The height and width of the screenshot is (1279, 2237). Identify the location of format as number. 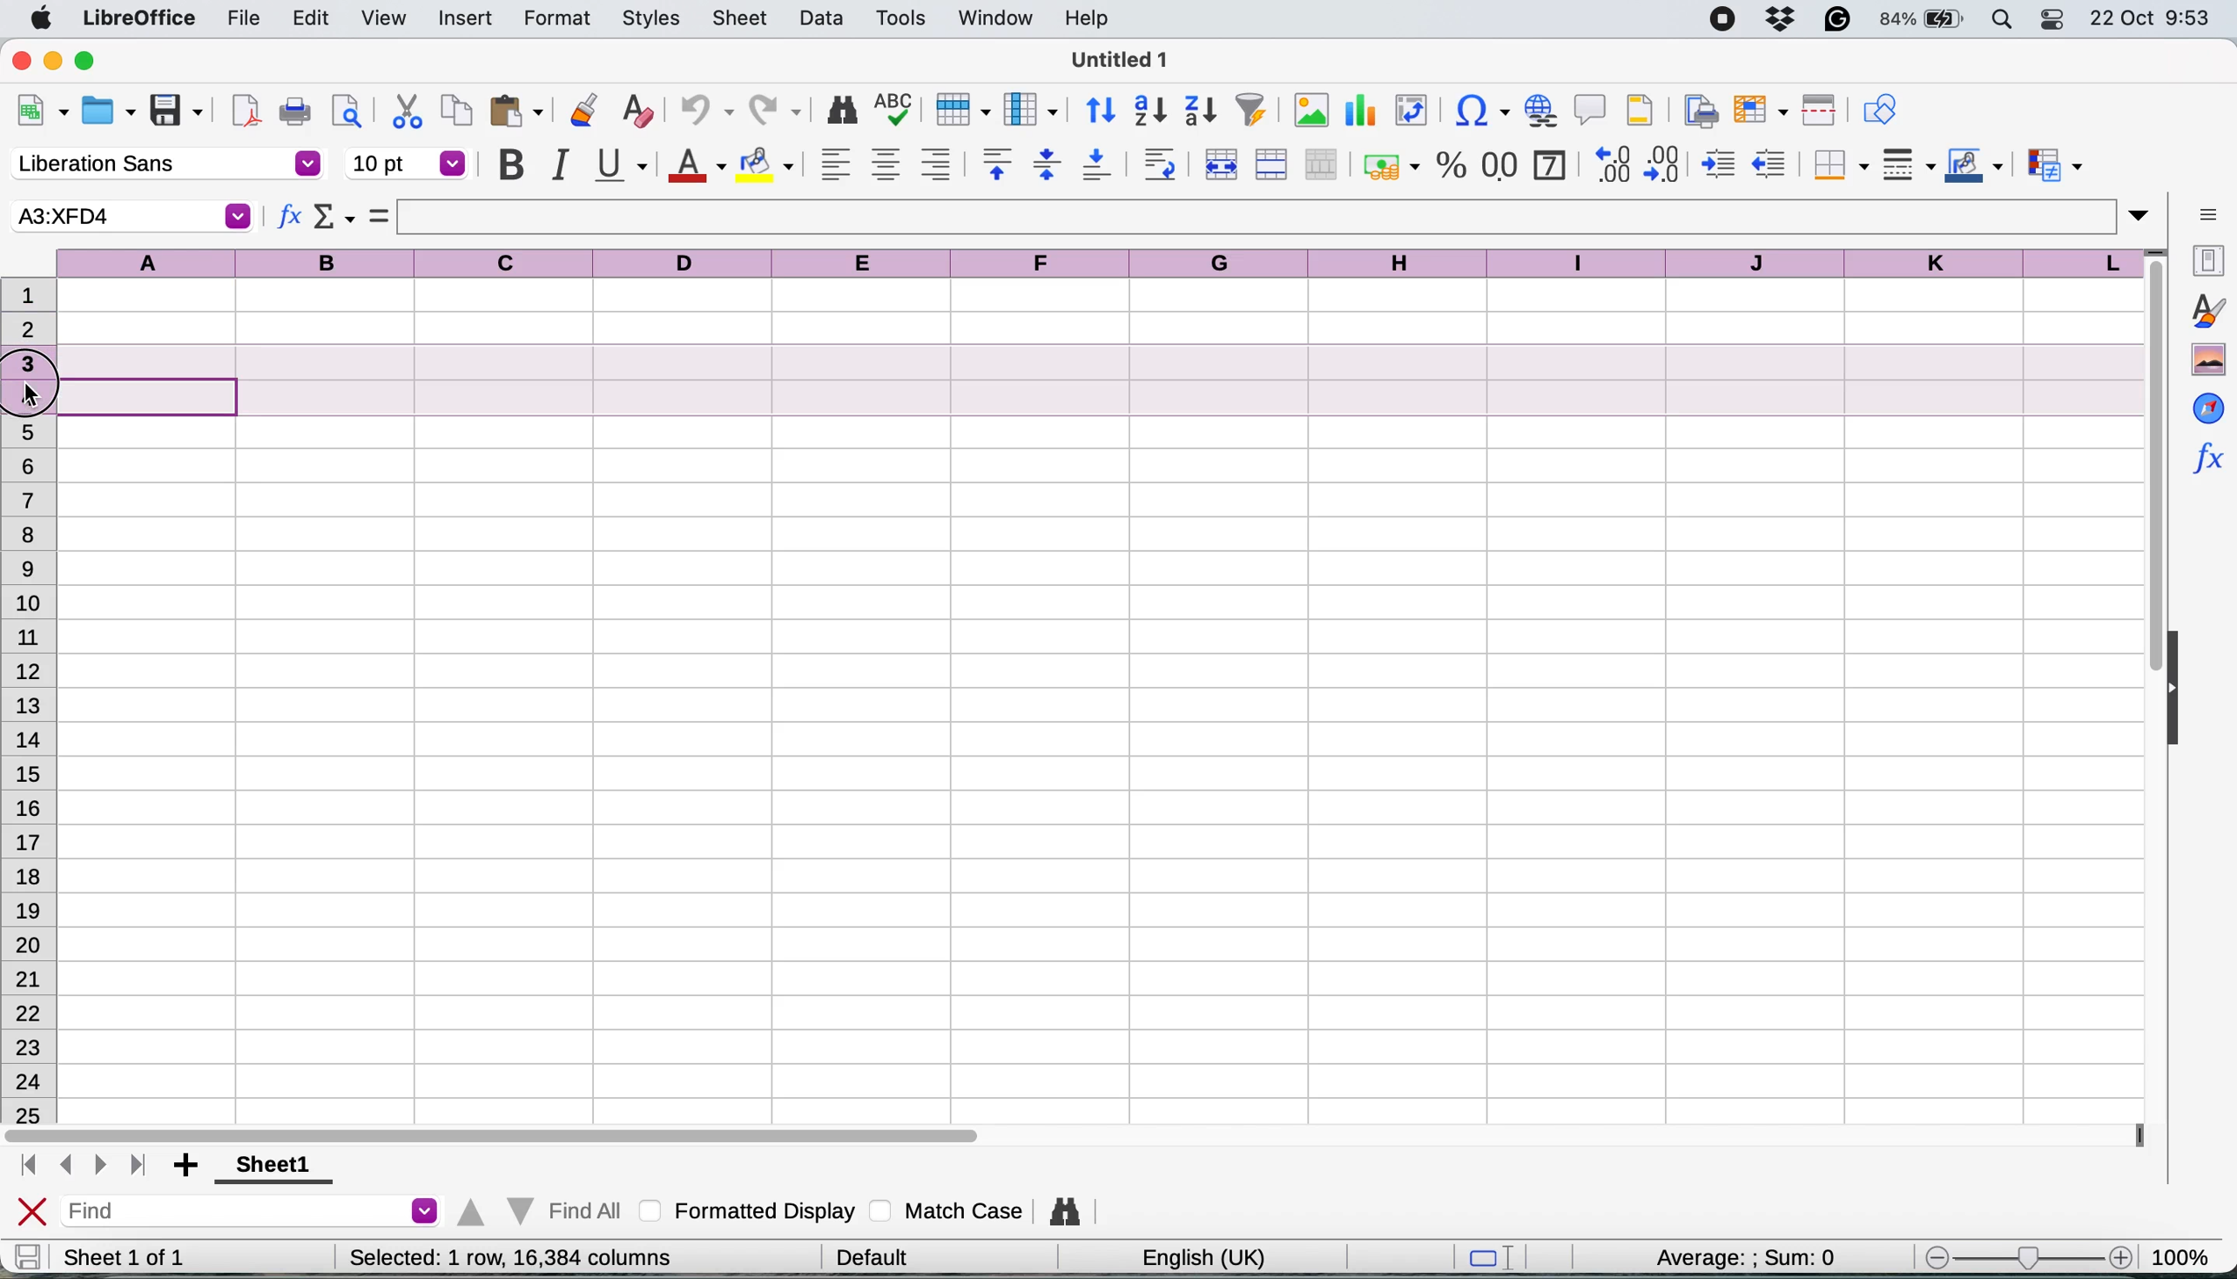
(1501, 163).